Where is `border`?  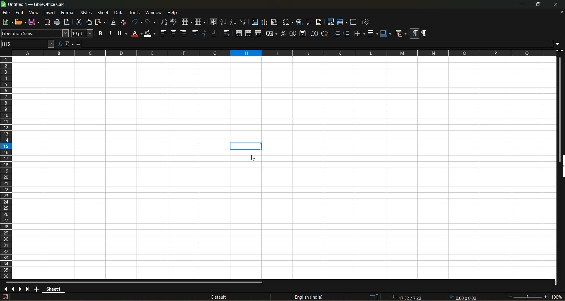 border is located at coordinates (359, 33).